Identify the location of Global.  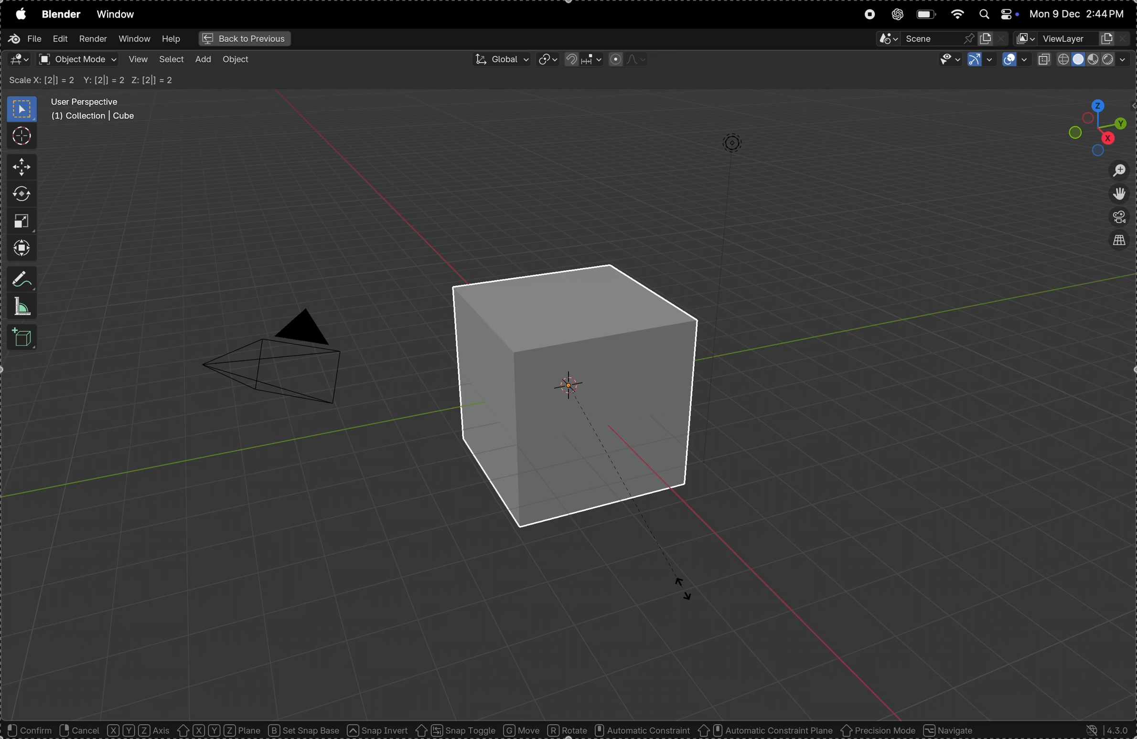
(498, 58).